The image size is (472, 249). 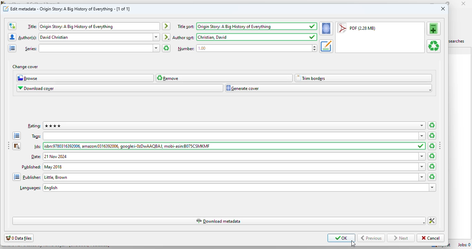 What do you see at coordinates (230, 136) in the screenshot?
I see `tags` at bounding box center [230, 136].